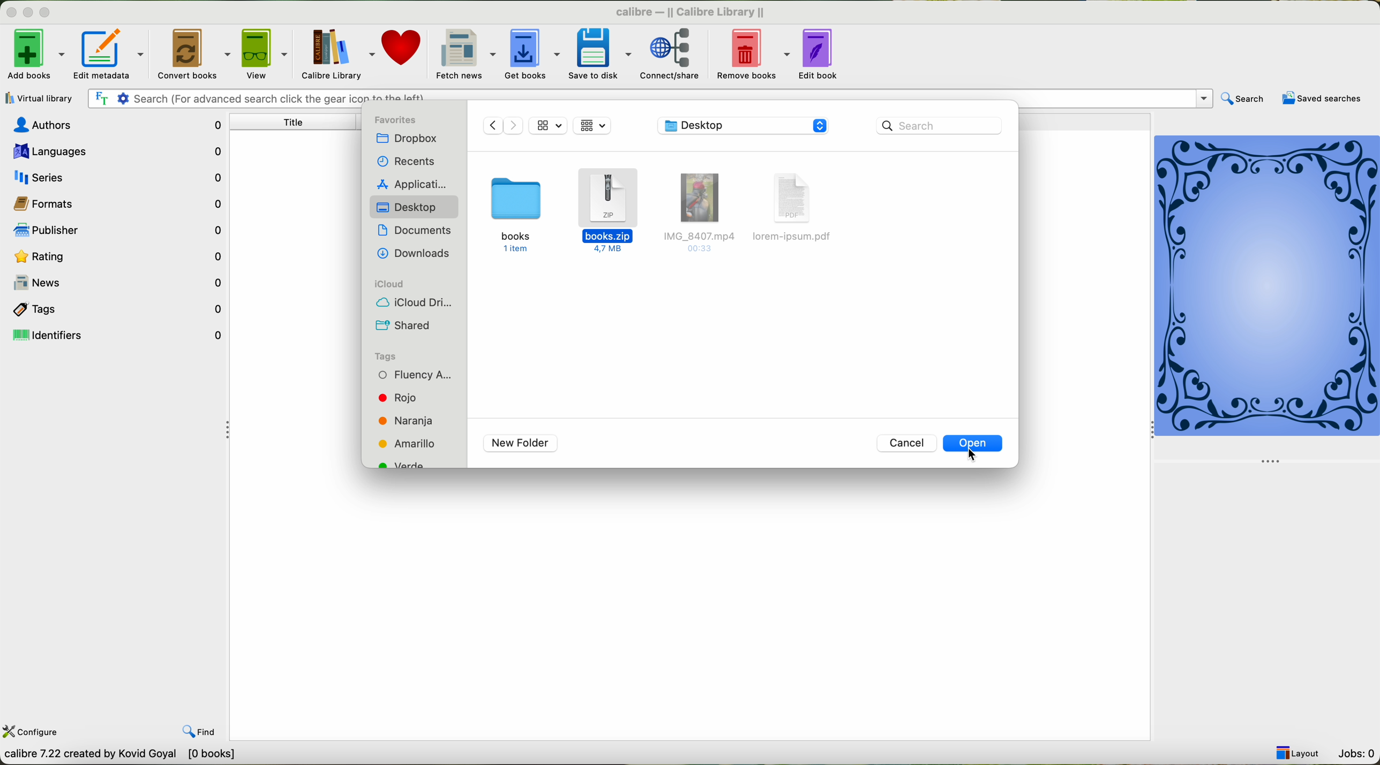 This screenshot has height=765, width=1380. Describe the element at coordinates (649, 97) in the screenshot. I see `search bar` at that location.